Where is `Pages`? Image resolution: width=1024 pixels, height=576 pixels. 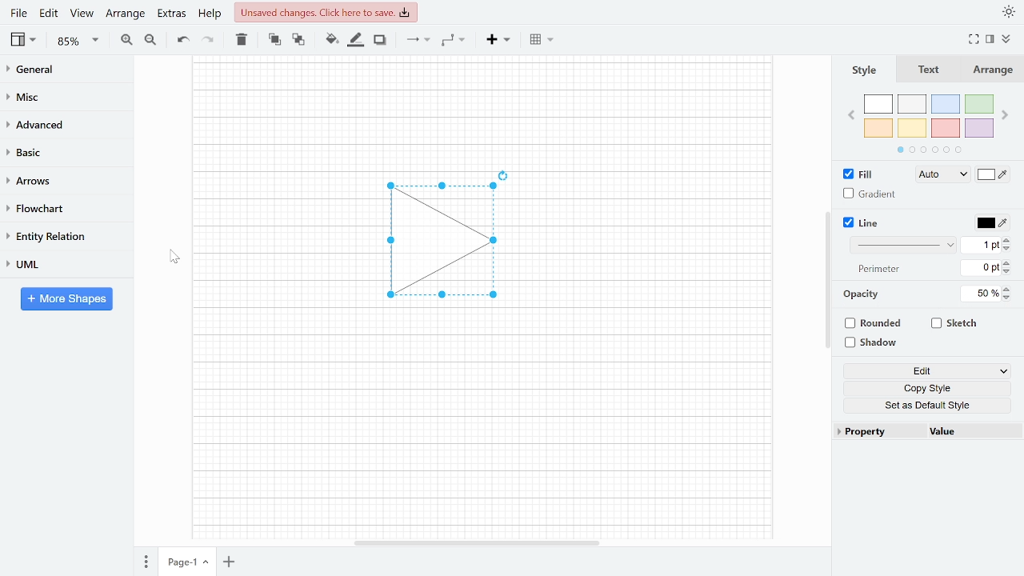 Pages is located at coordinates (145, 563).